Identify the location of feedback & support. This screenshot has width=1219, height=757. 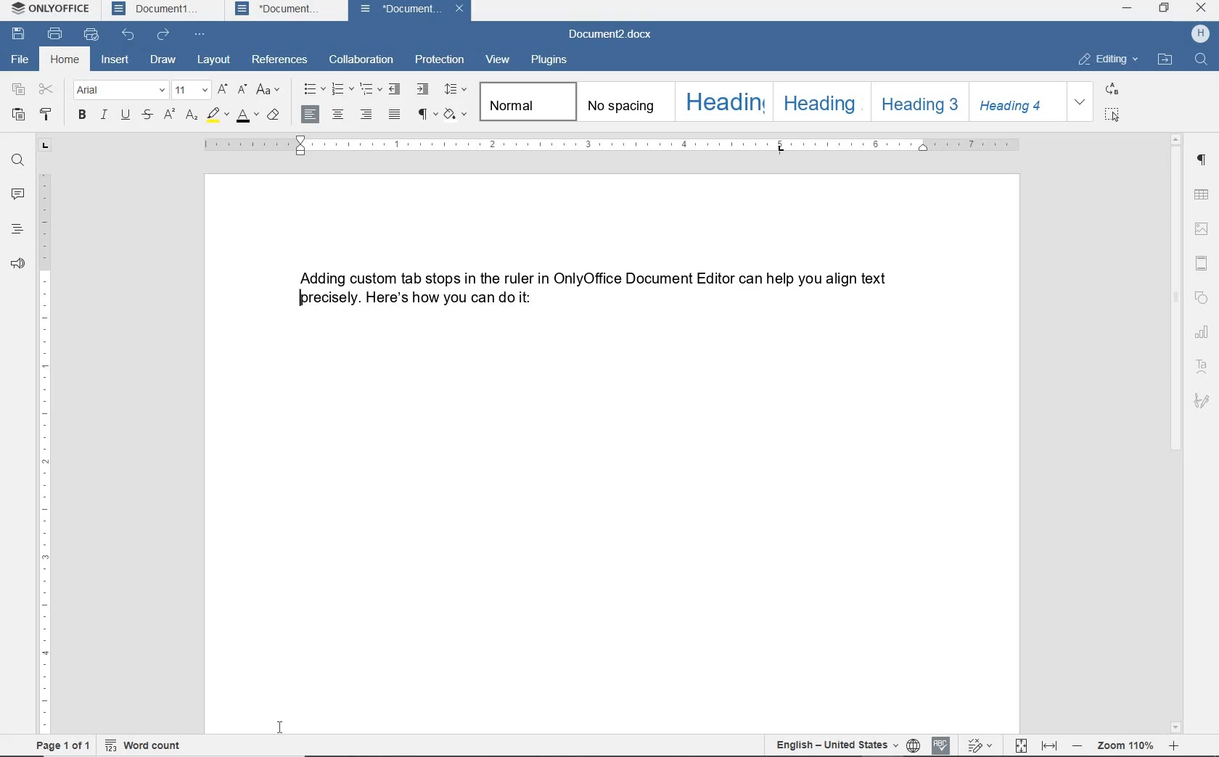
(17, 264).